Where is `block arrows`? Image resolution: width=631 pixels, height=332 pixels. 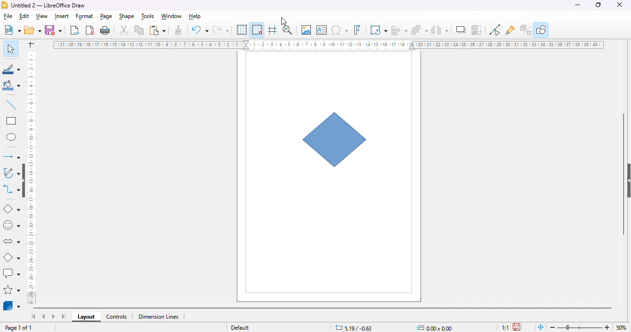
block arrows is located at coordinates (11, 241).